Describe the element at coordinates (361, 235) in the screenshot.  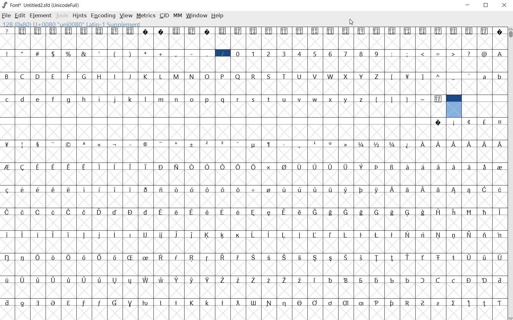
I see `Symbol` at that location.